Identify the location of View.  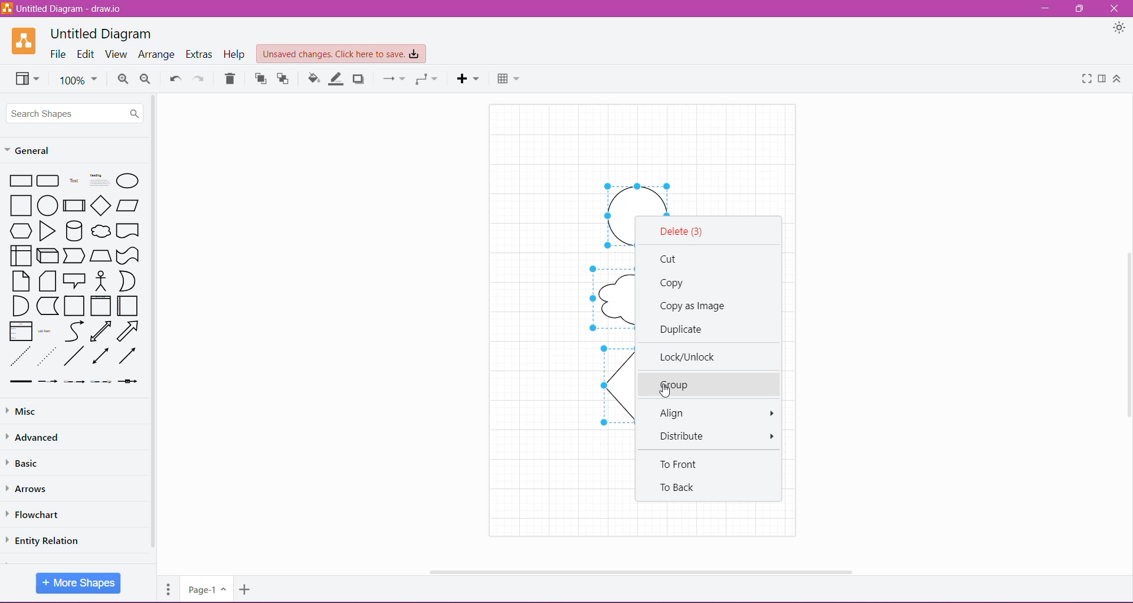
(25, 78).